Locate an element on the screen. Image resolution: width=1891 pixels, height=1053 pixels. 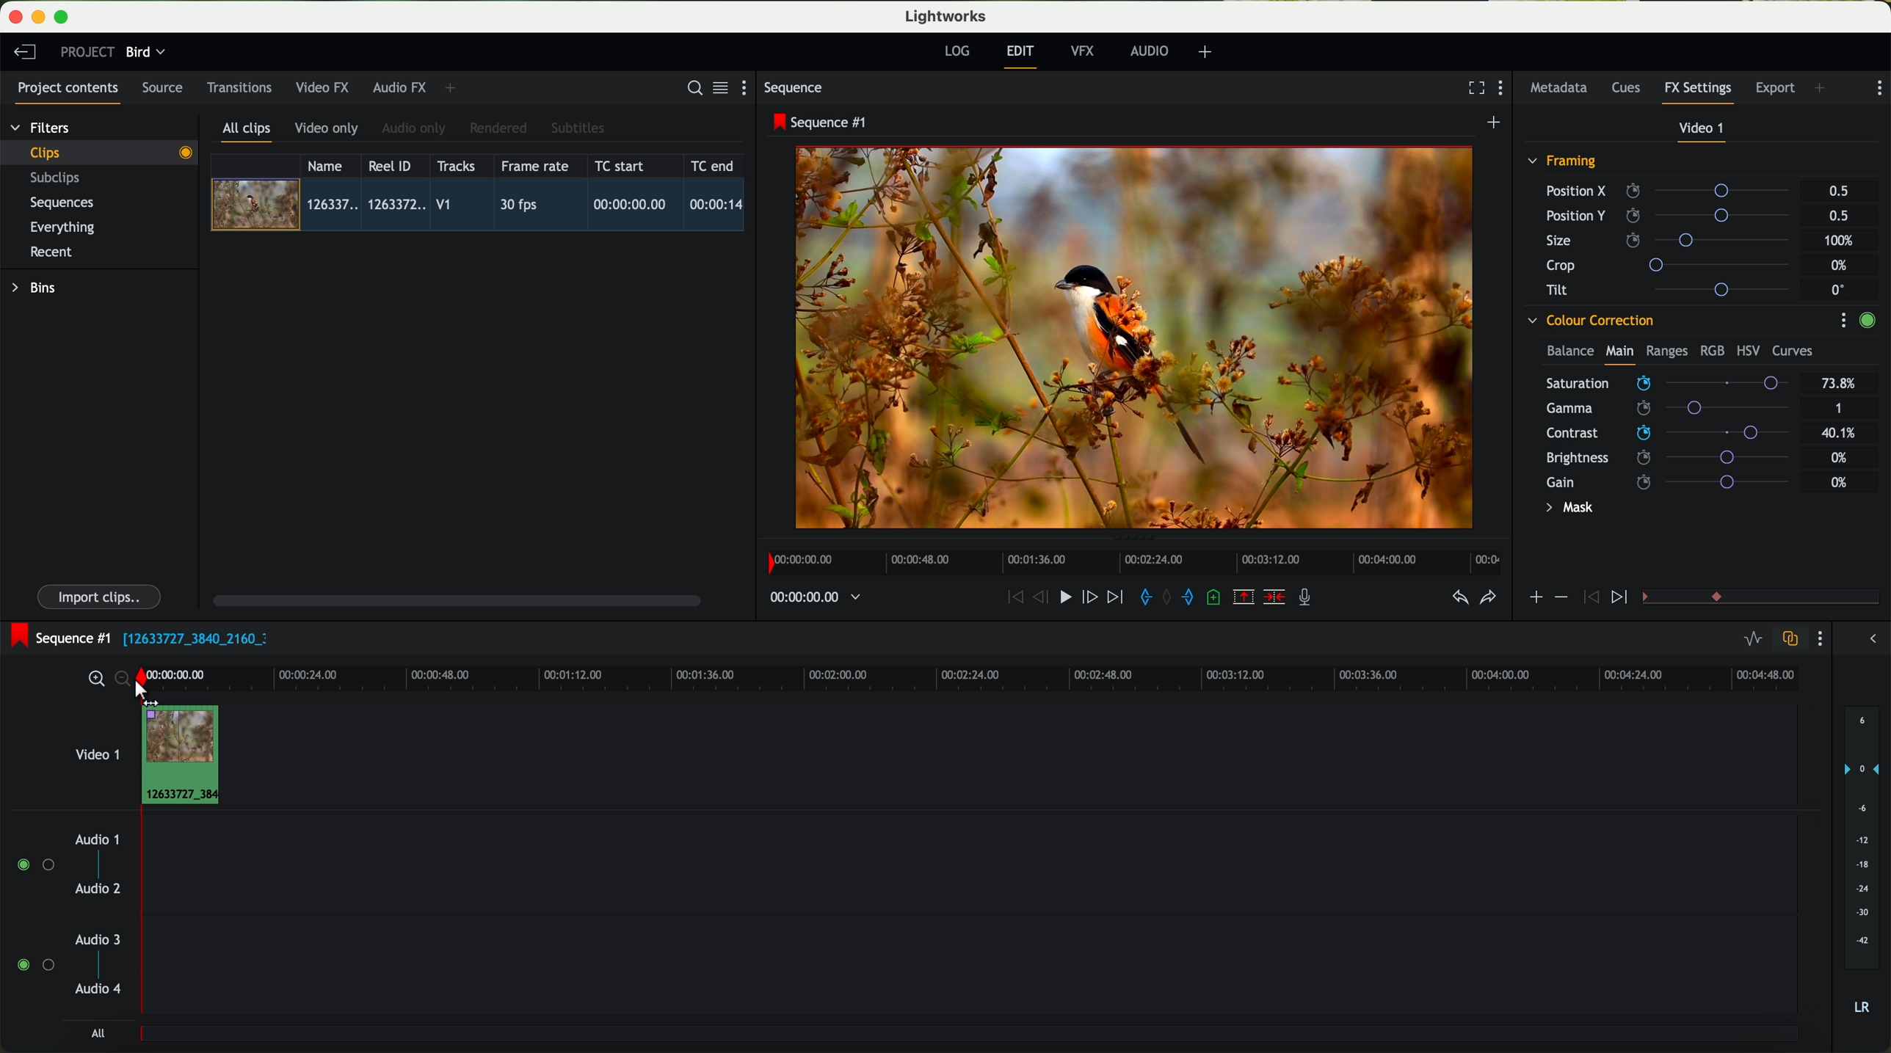
audio 3 is located at coordinates (91, 939).